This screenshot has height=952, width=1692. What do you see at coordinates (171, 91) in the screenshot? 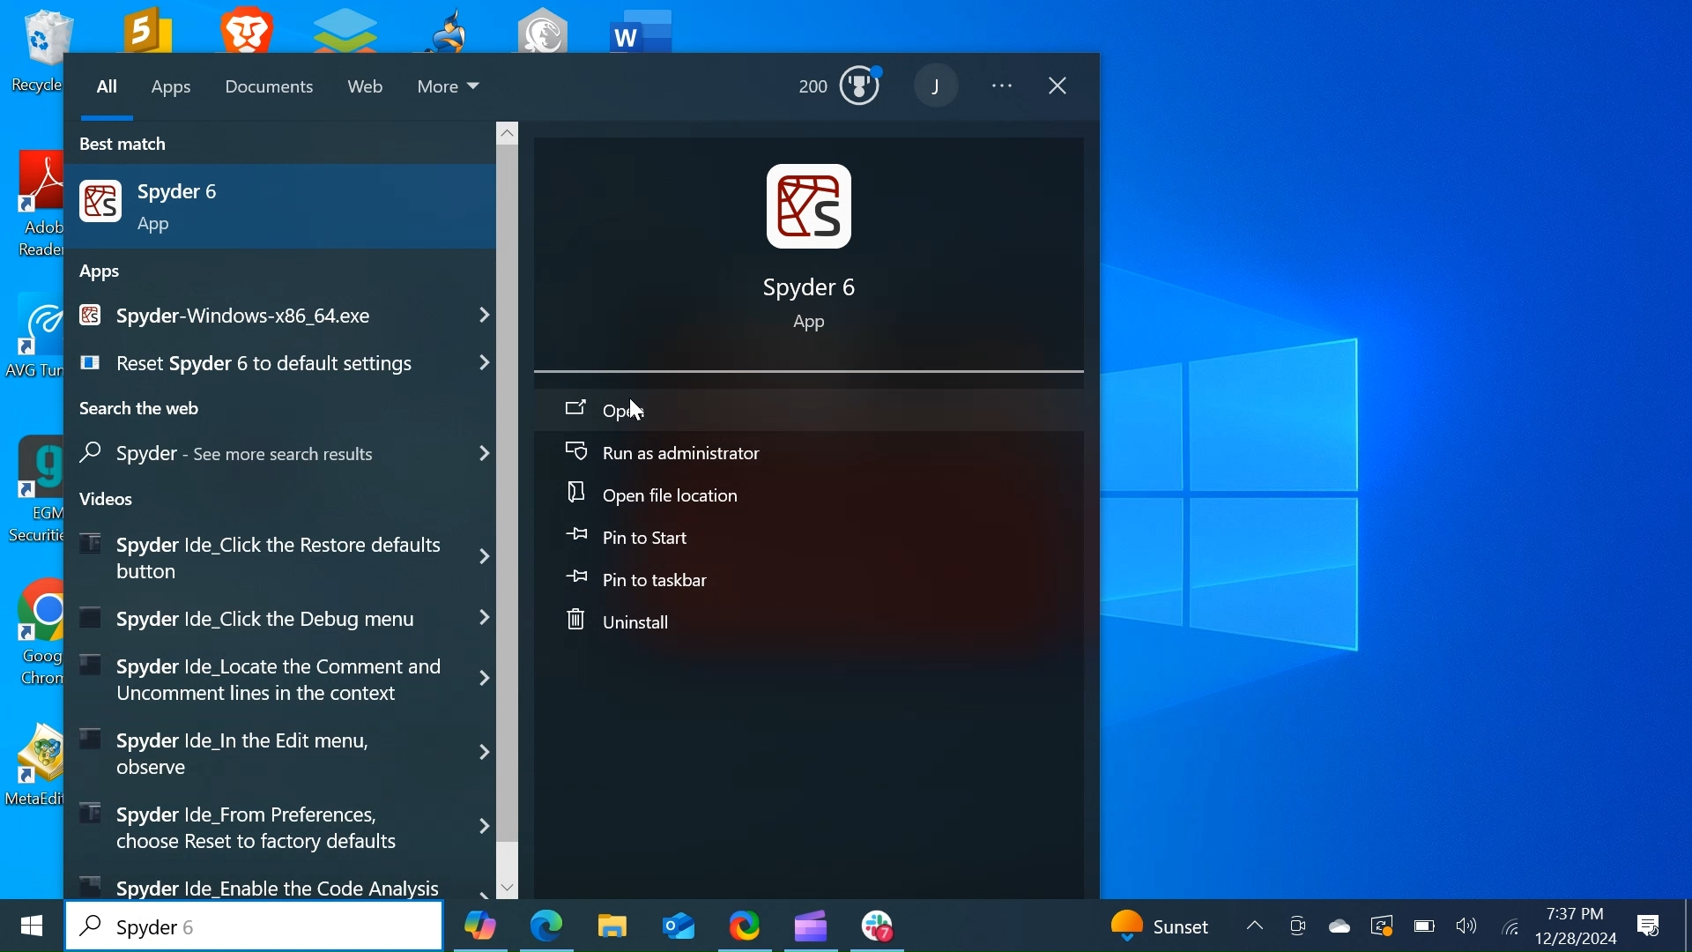
I see `Apps` at bounding box center [171, 91].